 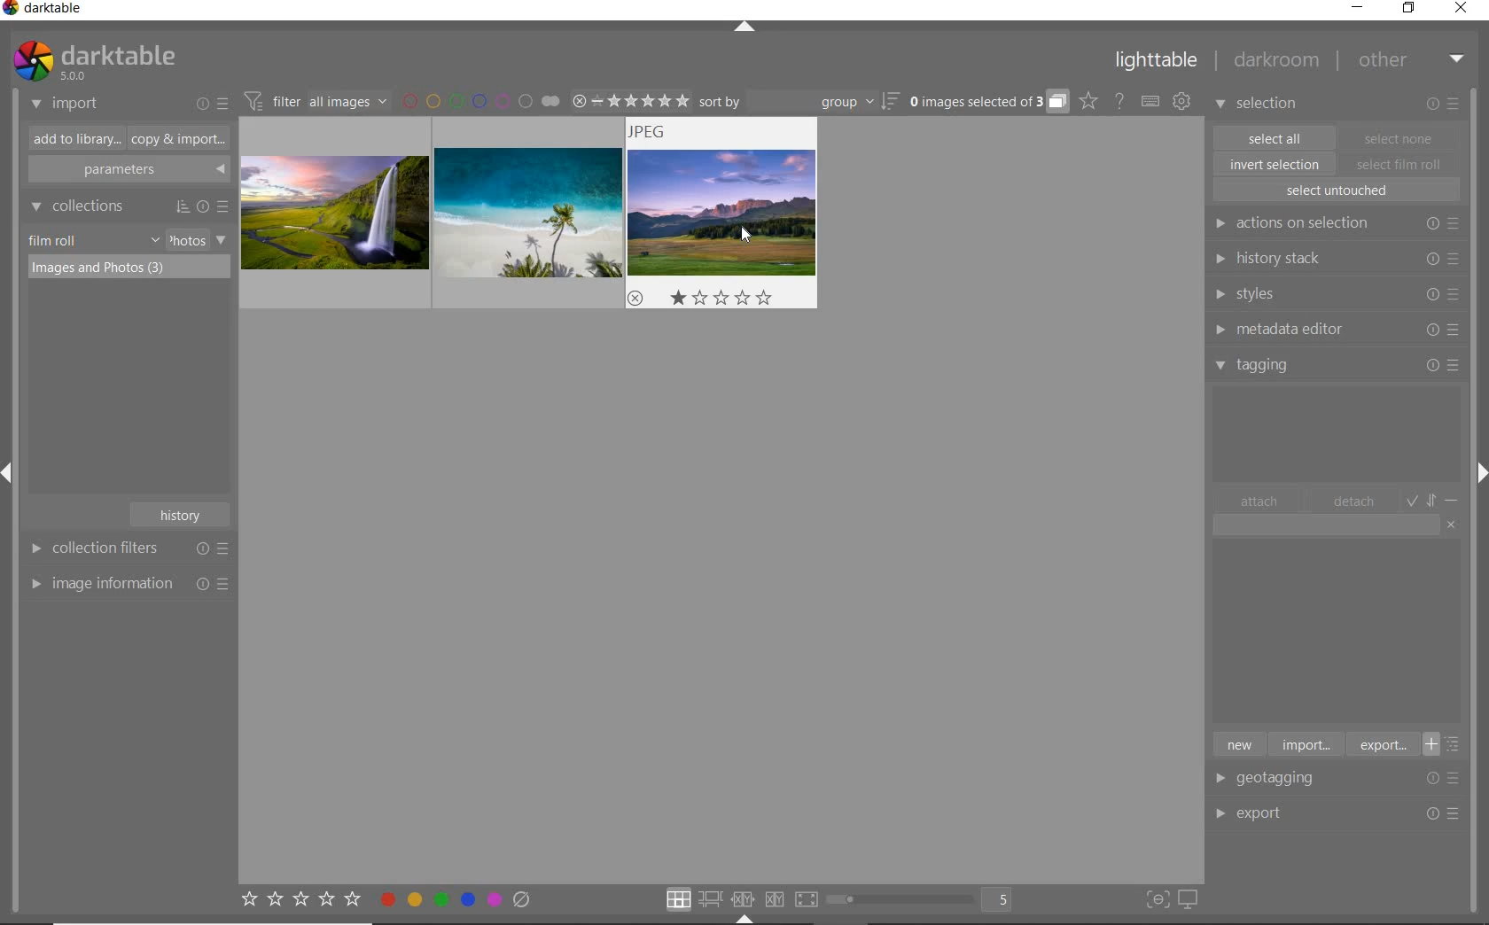 I want to click on toggle focus-peaking mode, so click(x=1155, y=898).